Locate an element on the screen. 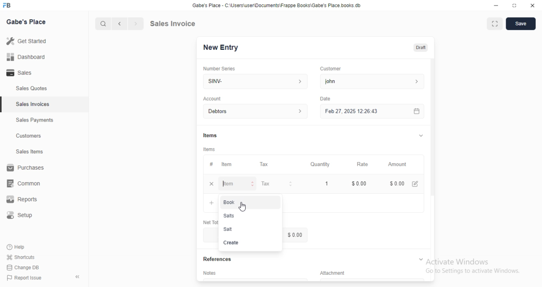 This screenshot has width=542, height=287. Items is located at coordinates (210, 149).